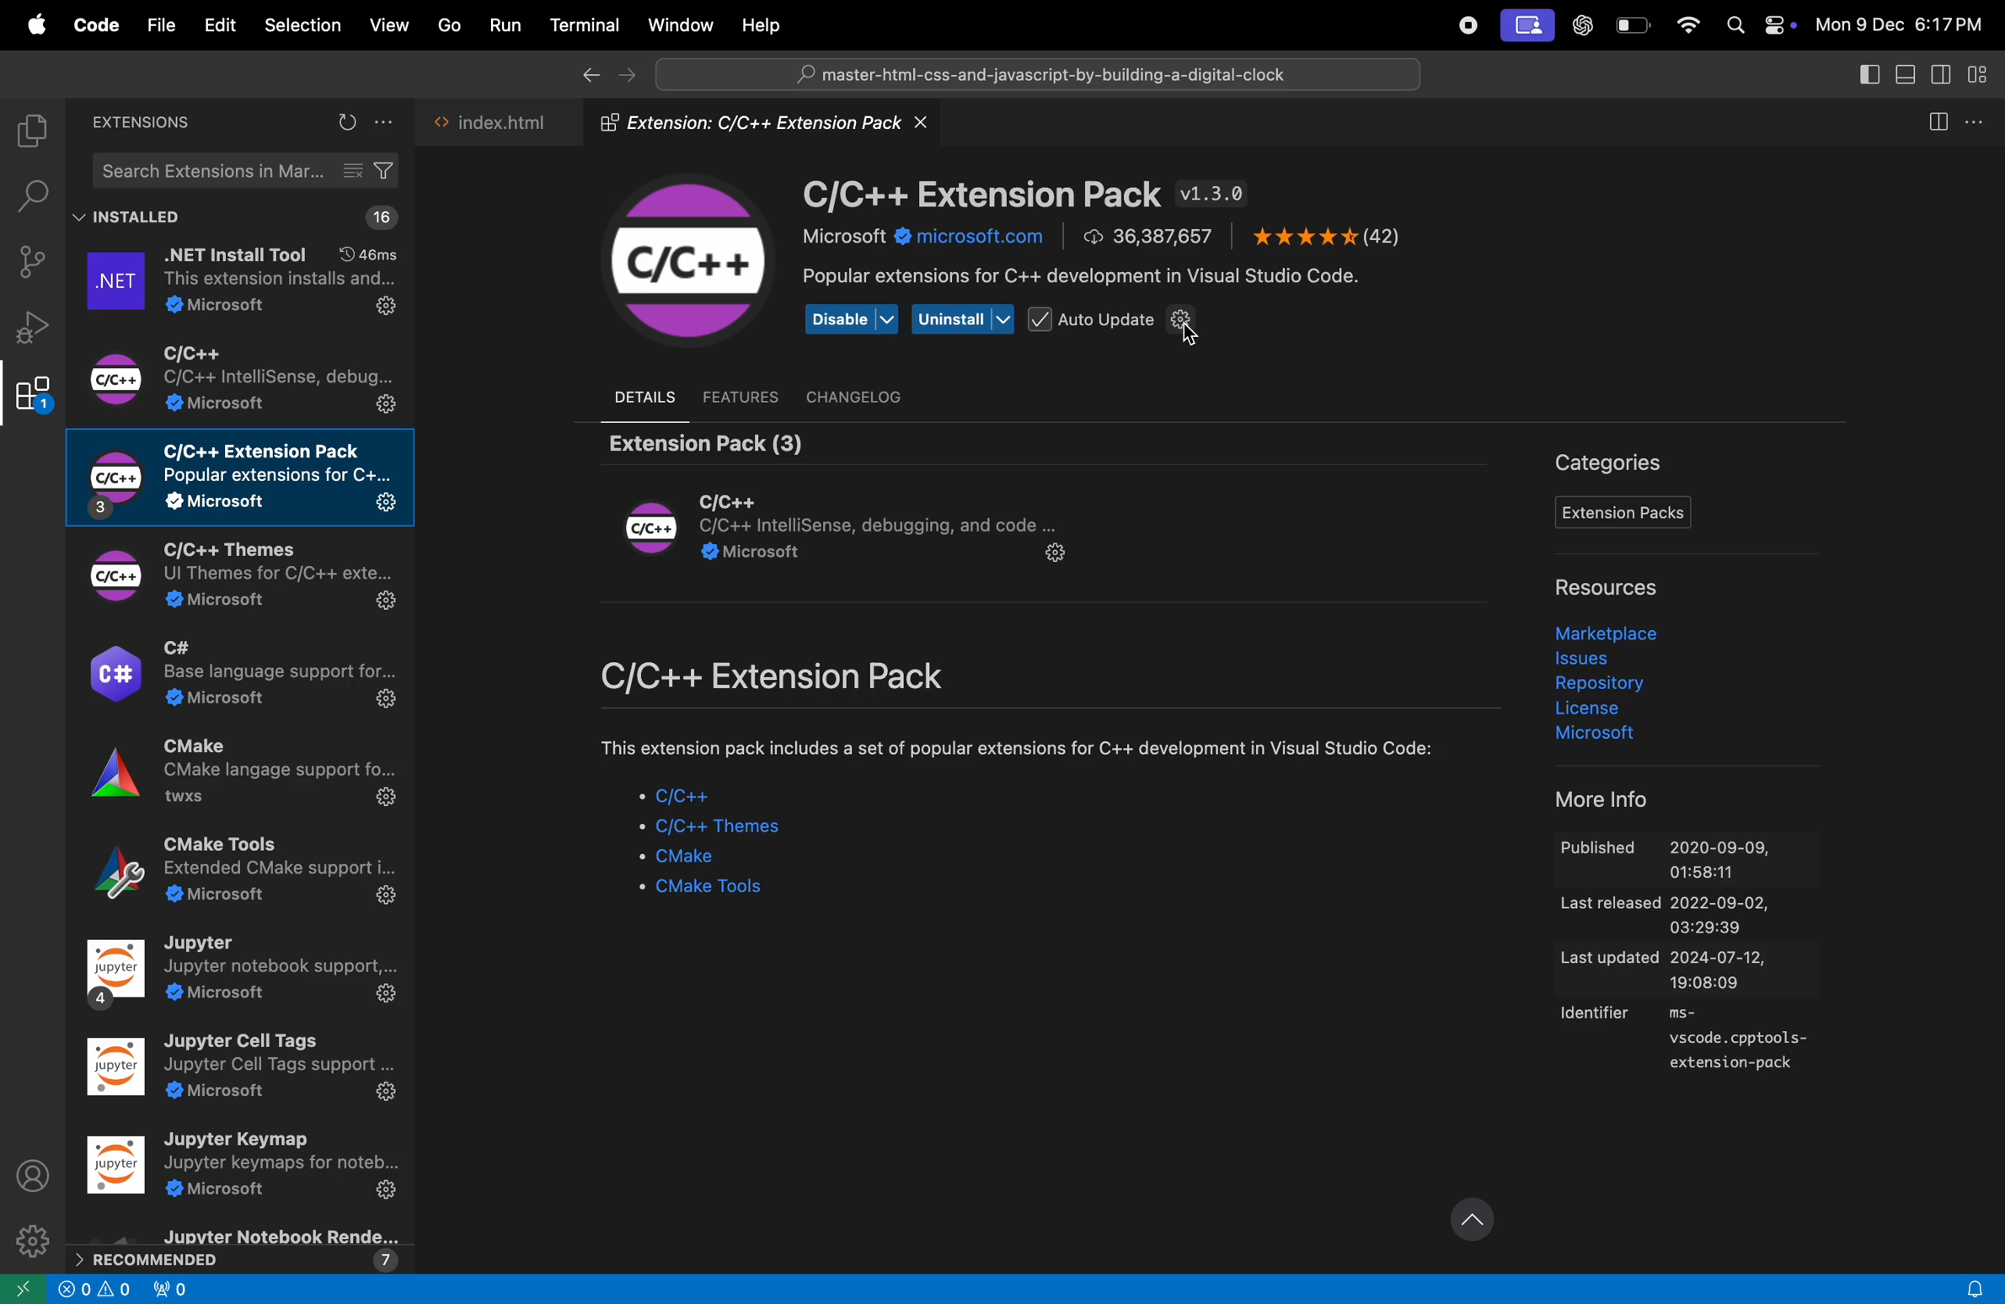 The image size is (2005, 1304). What do you see at coordinates (1932, 121) in the screenshot?
I see `split editor` at bounding box center [1932, 121].